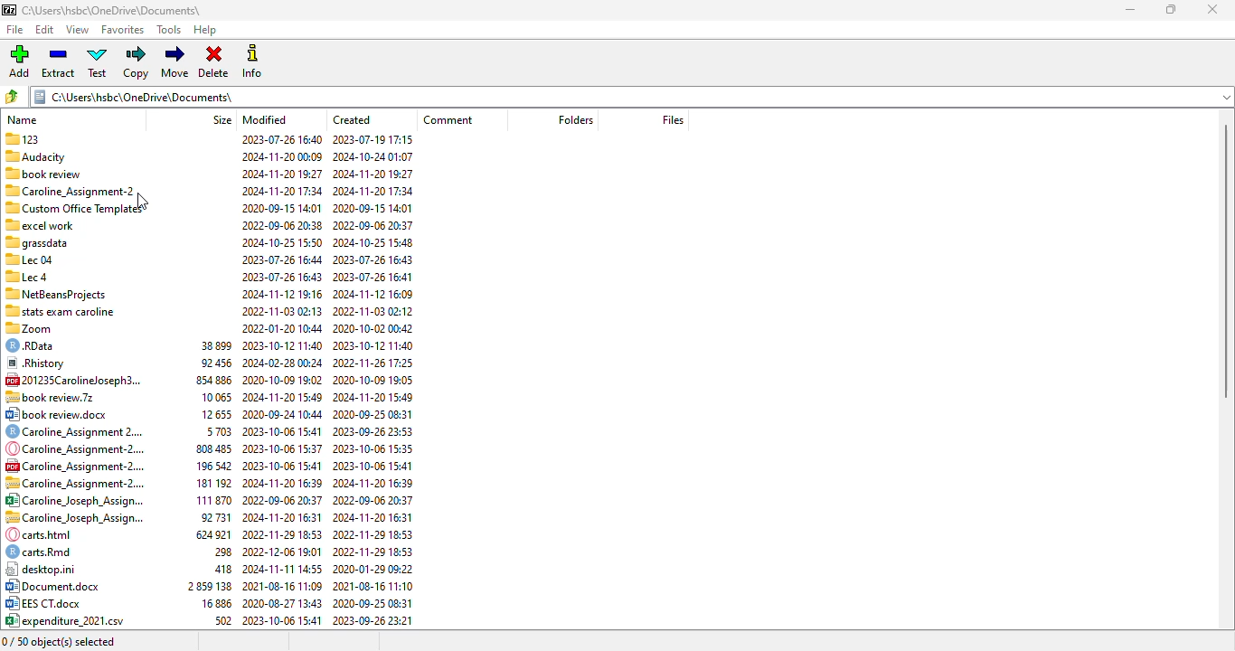 Image resolution: width=1235 pixels, height=651 pixels. What do you see at coordinates (212, 467) in the screenshot?
I see `196 542` at bounding box center [212, 467].